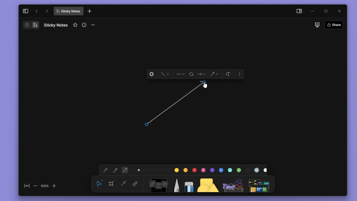  What do you see at coordinates (124, 184) in the screenshot?
I see `straight` at bounding box center [124, 184].